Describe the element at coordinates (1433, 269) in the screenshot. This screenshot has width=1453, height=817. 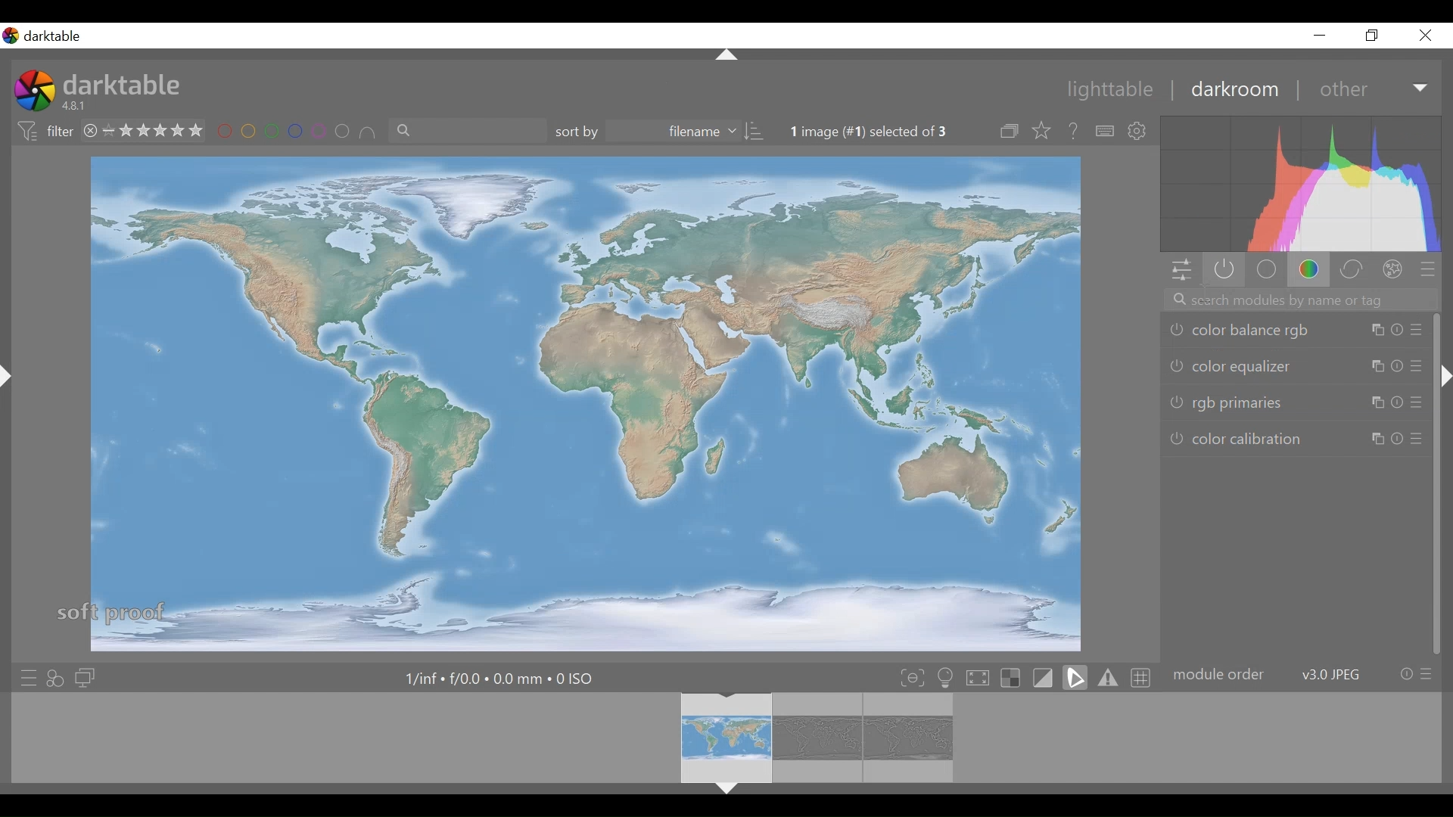
I see `presets` at that location.